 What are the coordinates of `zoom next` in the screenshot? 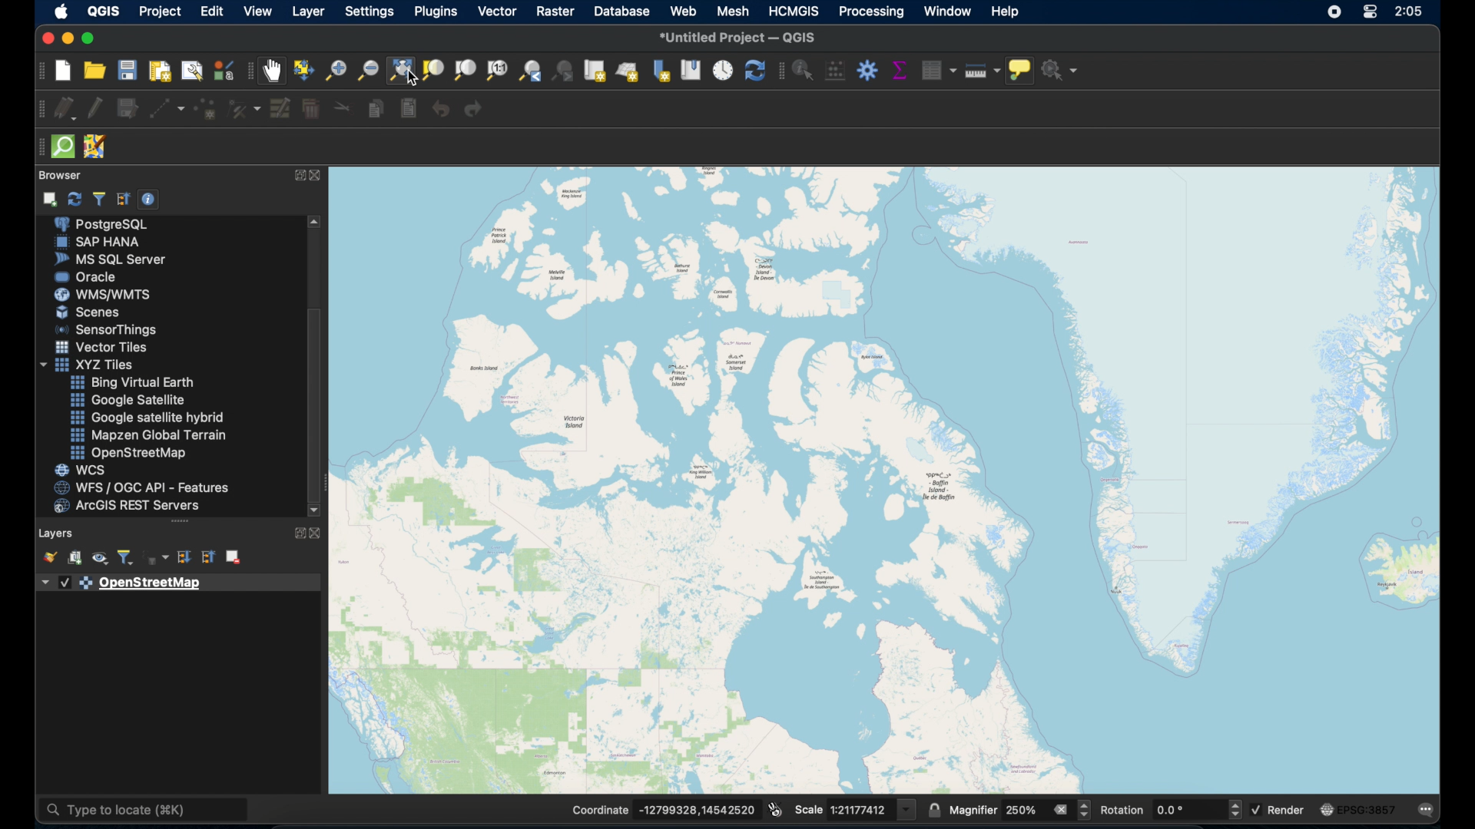 It's located at (564, 70).